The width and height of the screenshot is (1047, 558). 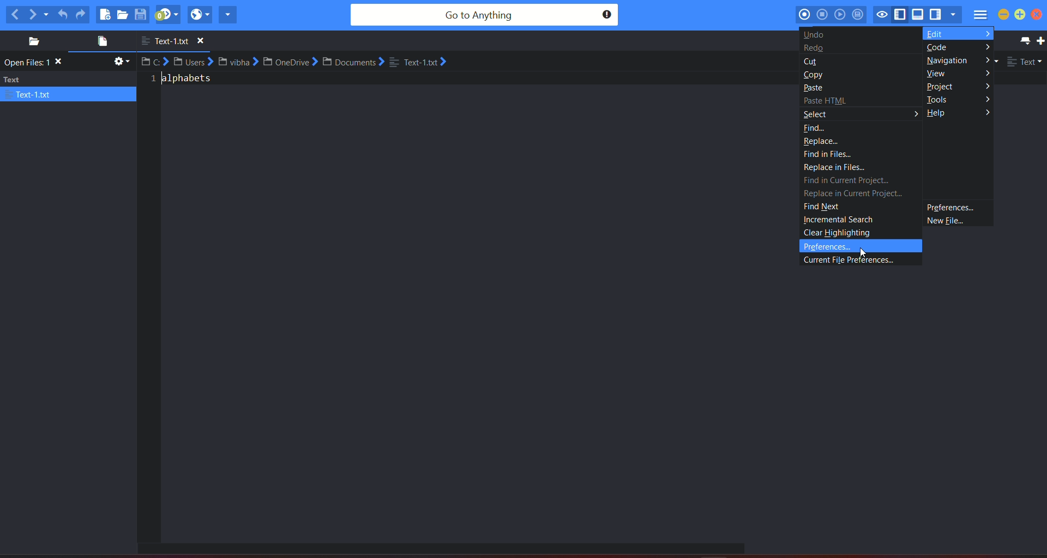 I want to click on jump to next, so click(x=167, y=15).